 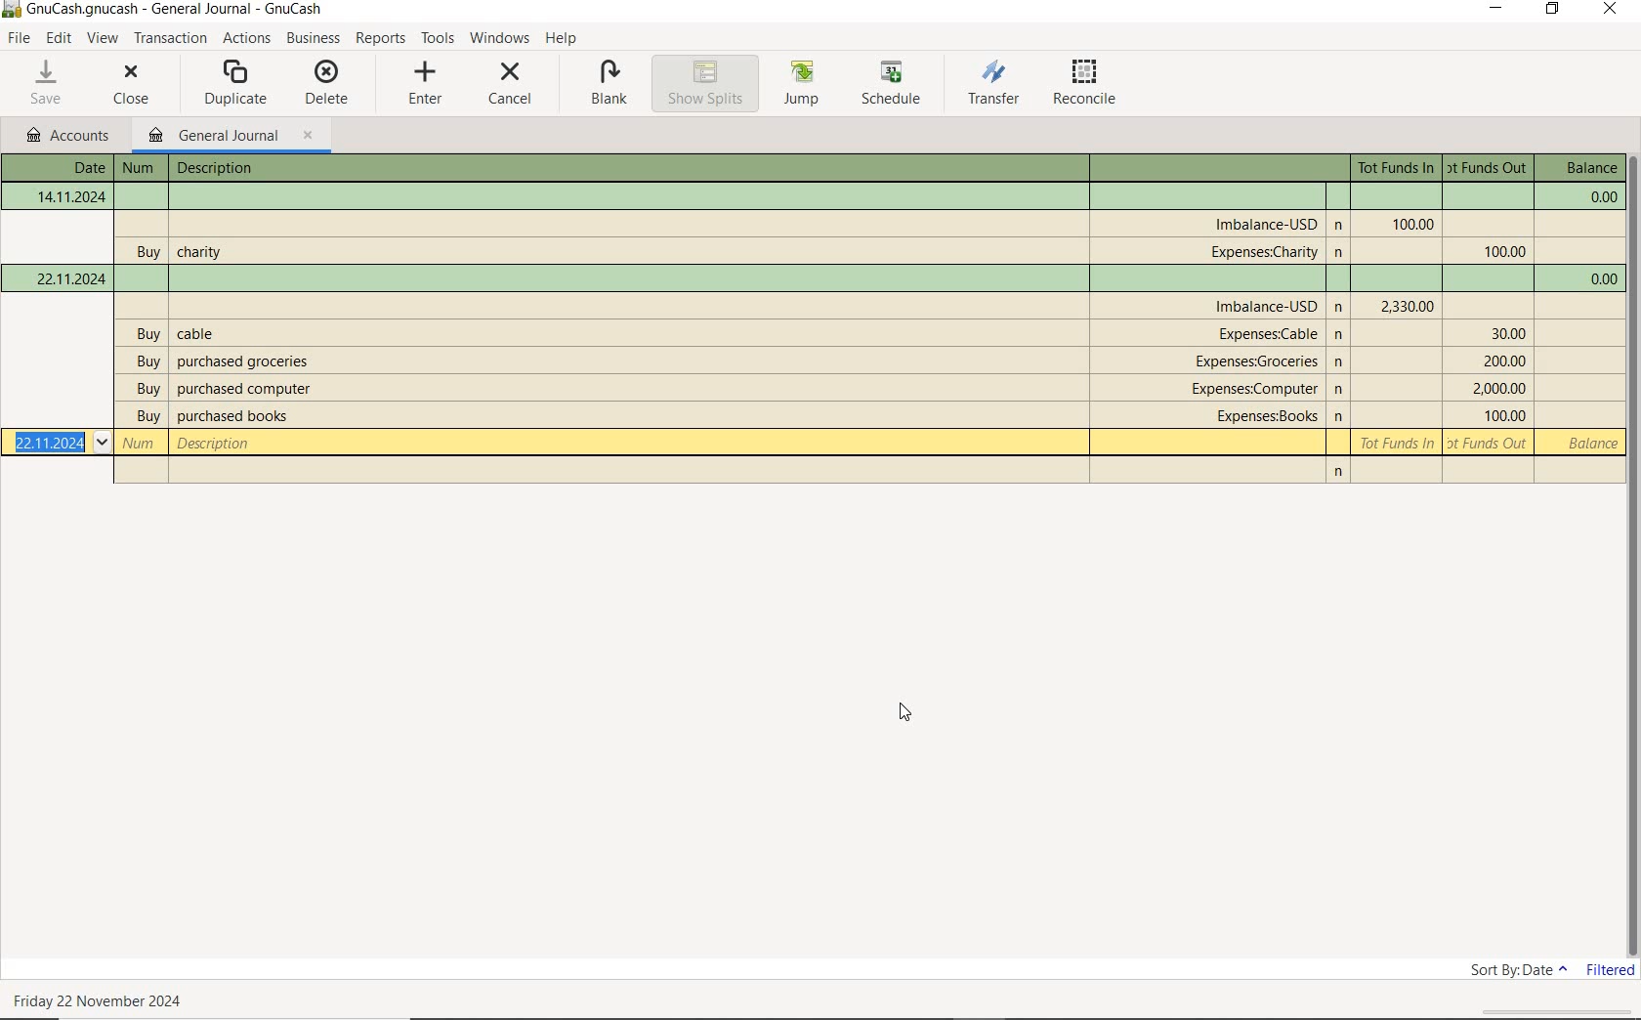 I want to click on TOOLS, so click(x=438, y=39).